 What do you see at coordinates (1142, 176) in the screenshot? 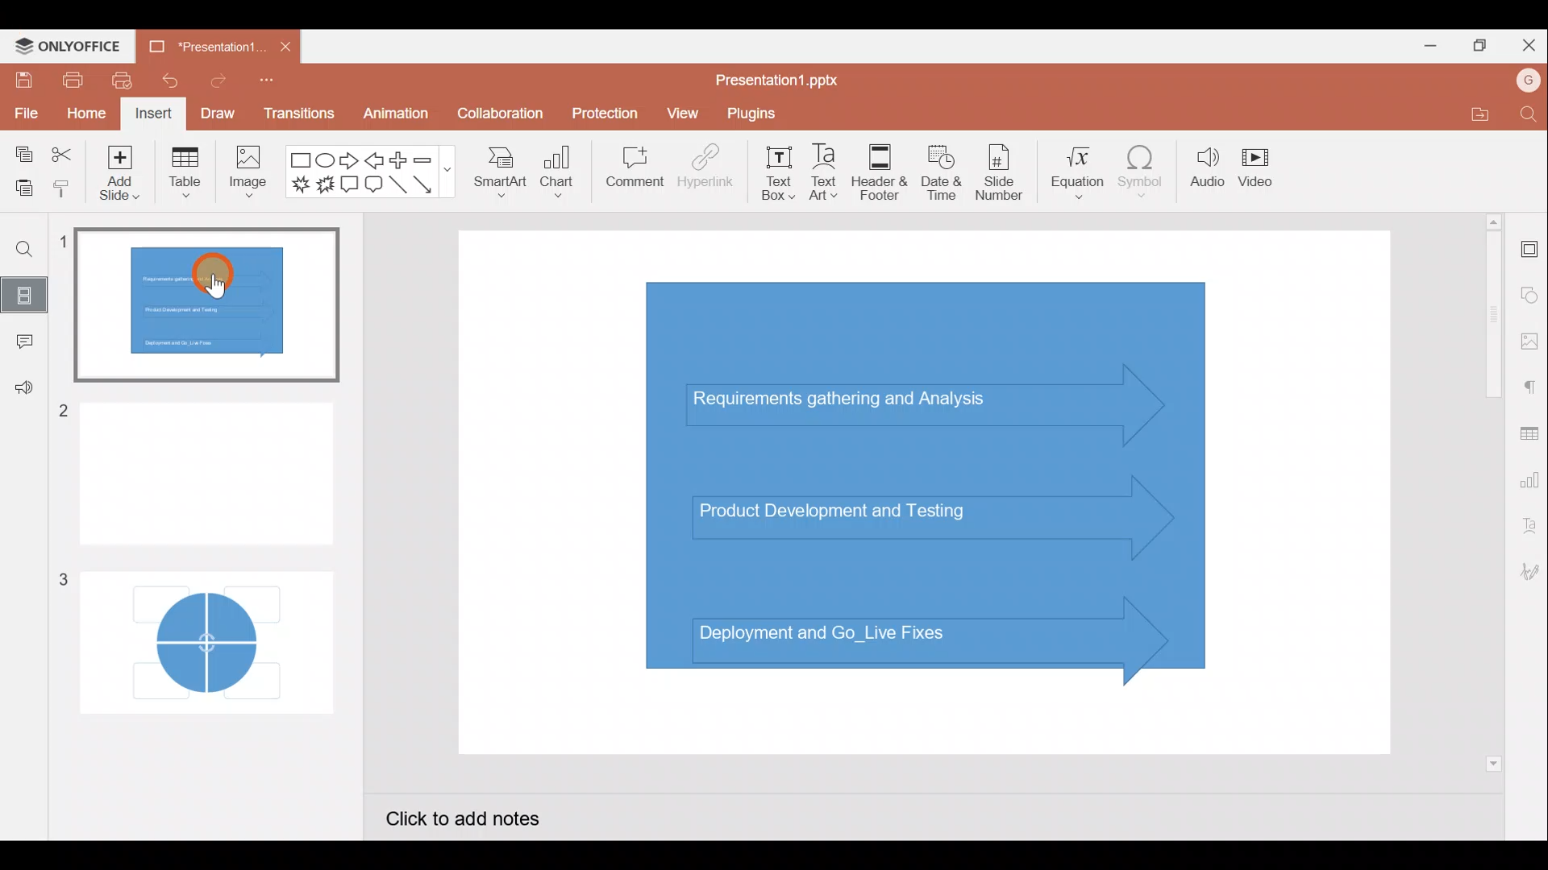
I see `Symbol` at bounding box center [1142, 176].